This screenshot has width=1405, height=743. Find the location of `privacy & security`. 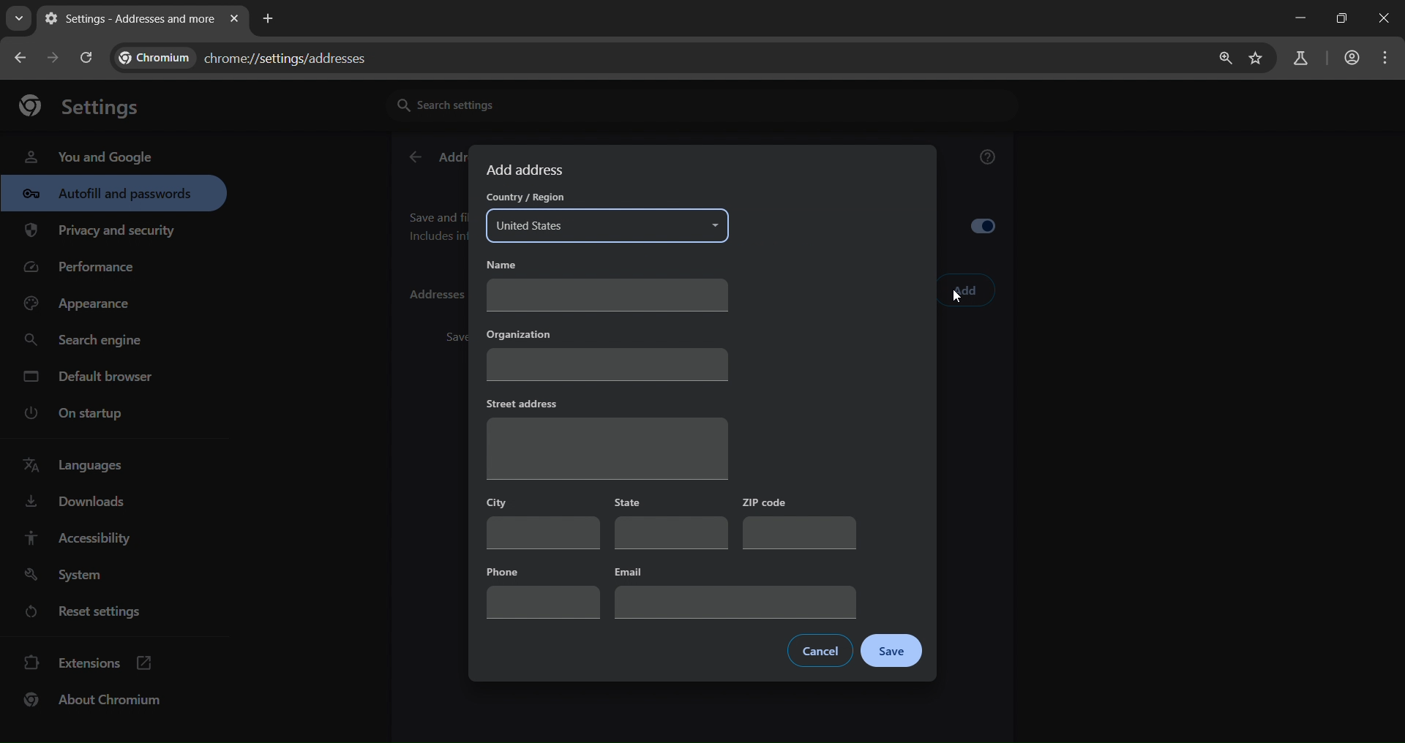

privacy & security is located at coordinates (100, 233).